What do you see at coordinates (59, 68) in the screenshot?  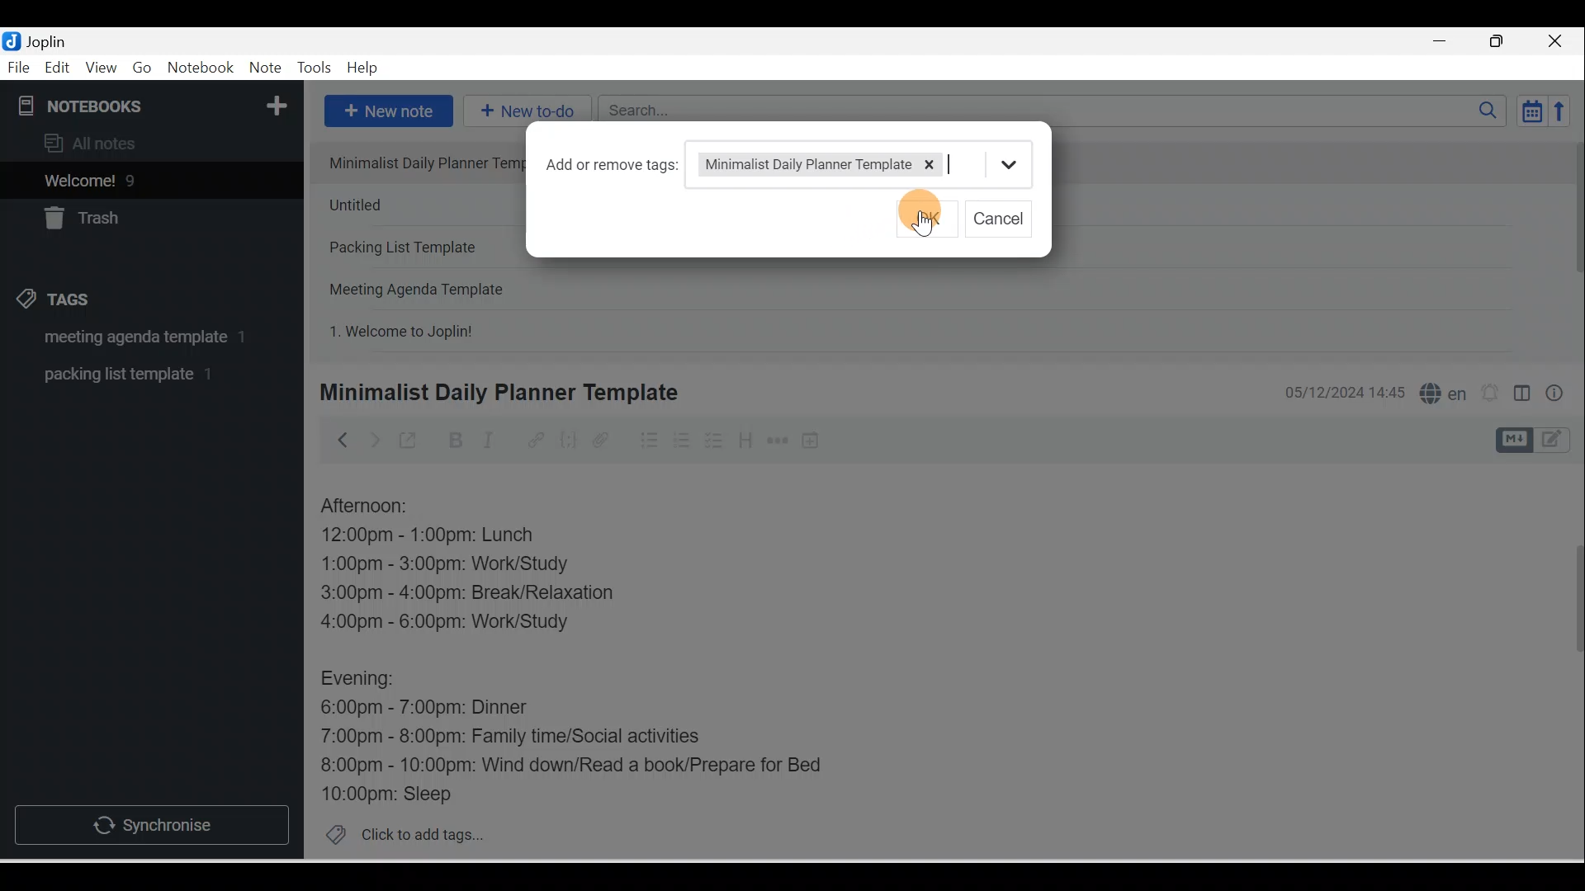 I see `Edit` at bounding box center [59, 68].